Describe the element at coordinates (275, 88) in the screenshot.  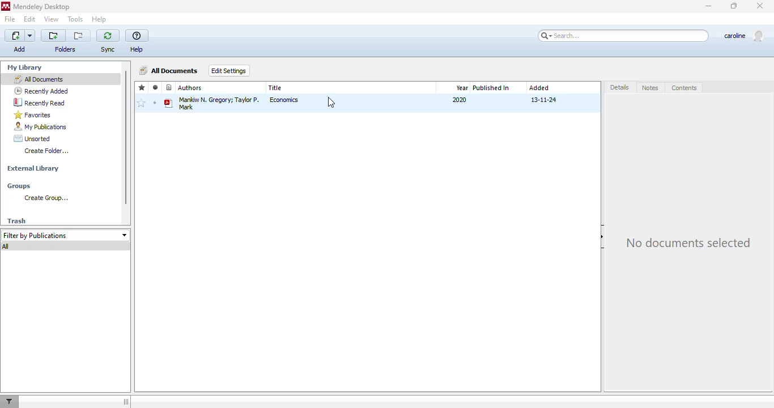
I see `title` at that location.